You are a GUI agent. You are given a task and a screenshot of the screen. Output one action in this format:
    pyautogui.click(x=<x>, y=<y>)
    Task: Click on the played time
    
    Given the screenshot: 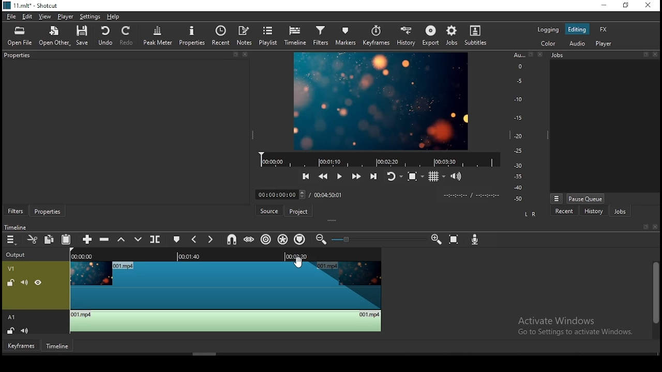 What is the action you would take?
    pyautogui.click(x=191, y=257)
    